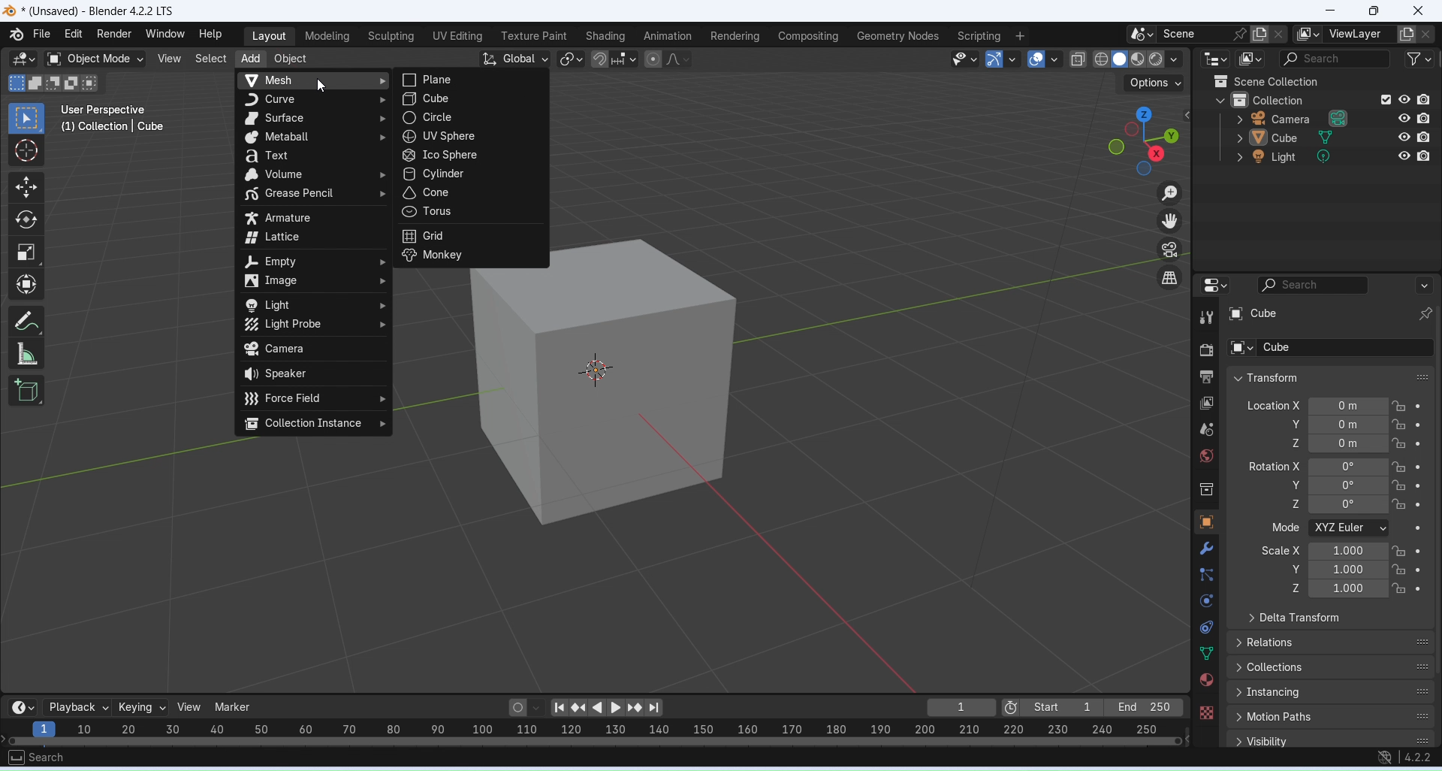  Describe the element at coordinates (1344, 285) in the screenshot. I see `Search` at that location.